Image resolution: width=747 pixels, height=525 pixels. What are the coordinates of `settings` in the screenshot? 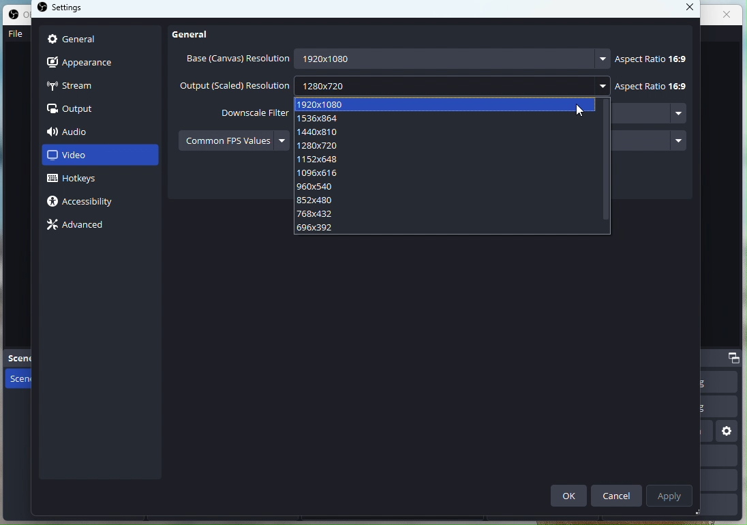 It's located at (74, 10).